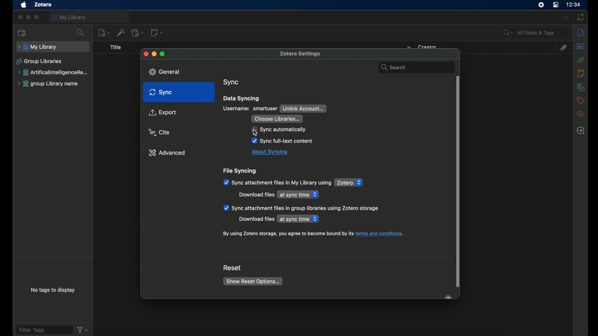  What do you see at coordinates (49, 84) in the screenshot?
I see `group library` at bounding box center [49, 84].